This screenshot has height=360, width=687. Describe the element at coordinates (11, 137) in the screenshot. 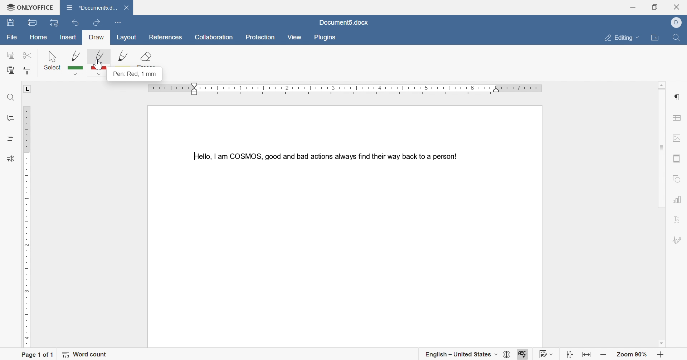

I see `headings` at that location.